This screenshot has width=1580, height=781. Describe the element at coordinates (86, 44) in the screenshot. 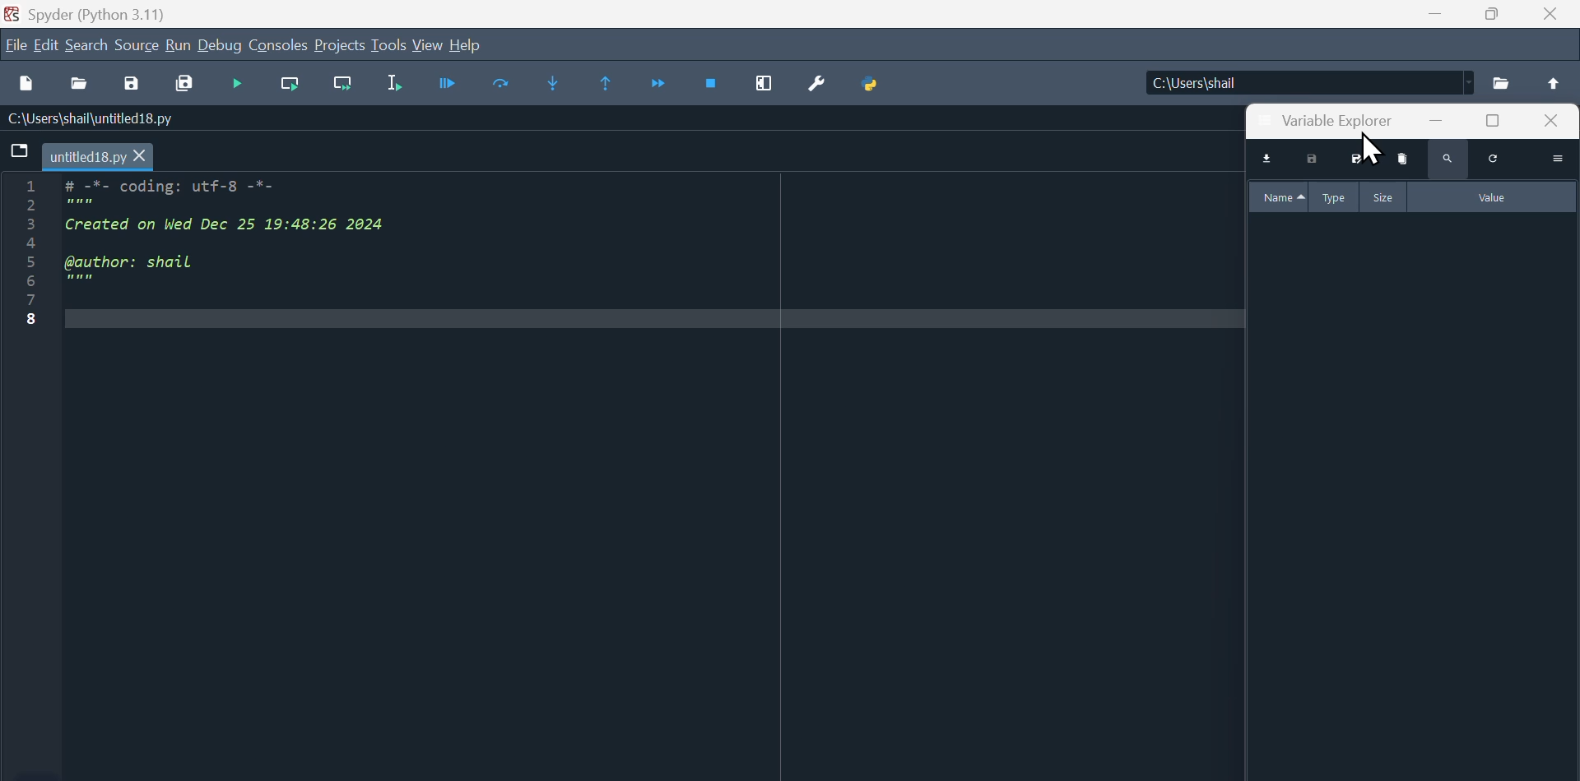

I see `search` at that location.